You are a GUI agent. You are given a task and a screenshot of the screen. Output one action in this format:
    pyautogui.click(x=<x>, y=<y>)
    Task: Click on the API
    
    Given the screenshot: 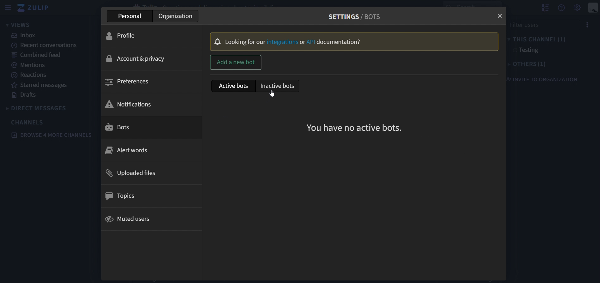 What is the action you would take?
    pyautogui.click(x=311, y=42)
    